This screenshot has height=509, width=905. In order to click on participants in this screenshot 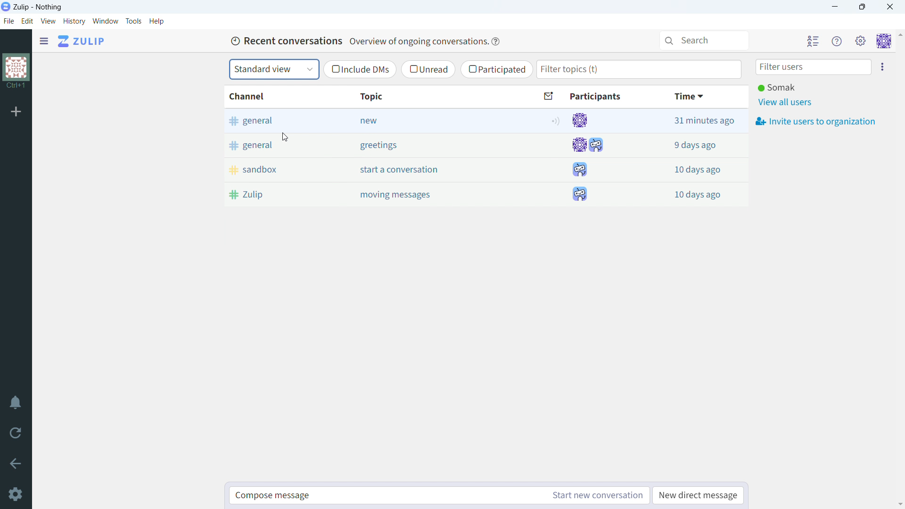, I will do `click(588, 158)`.